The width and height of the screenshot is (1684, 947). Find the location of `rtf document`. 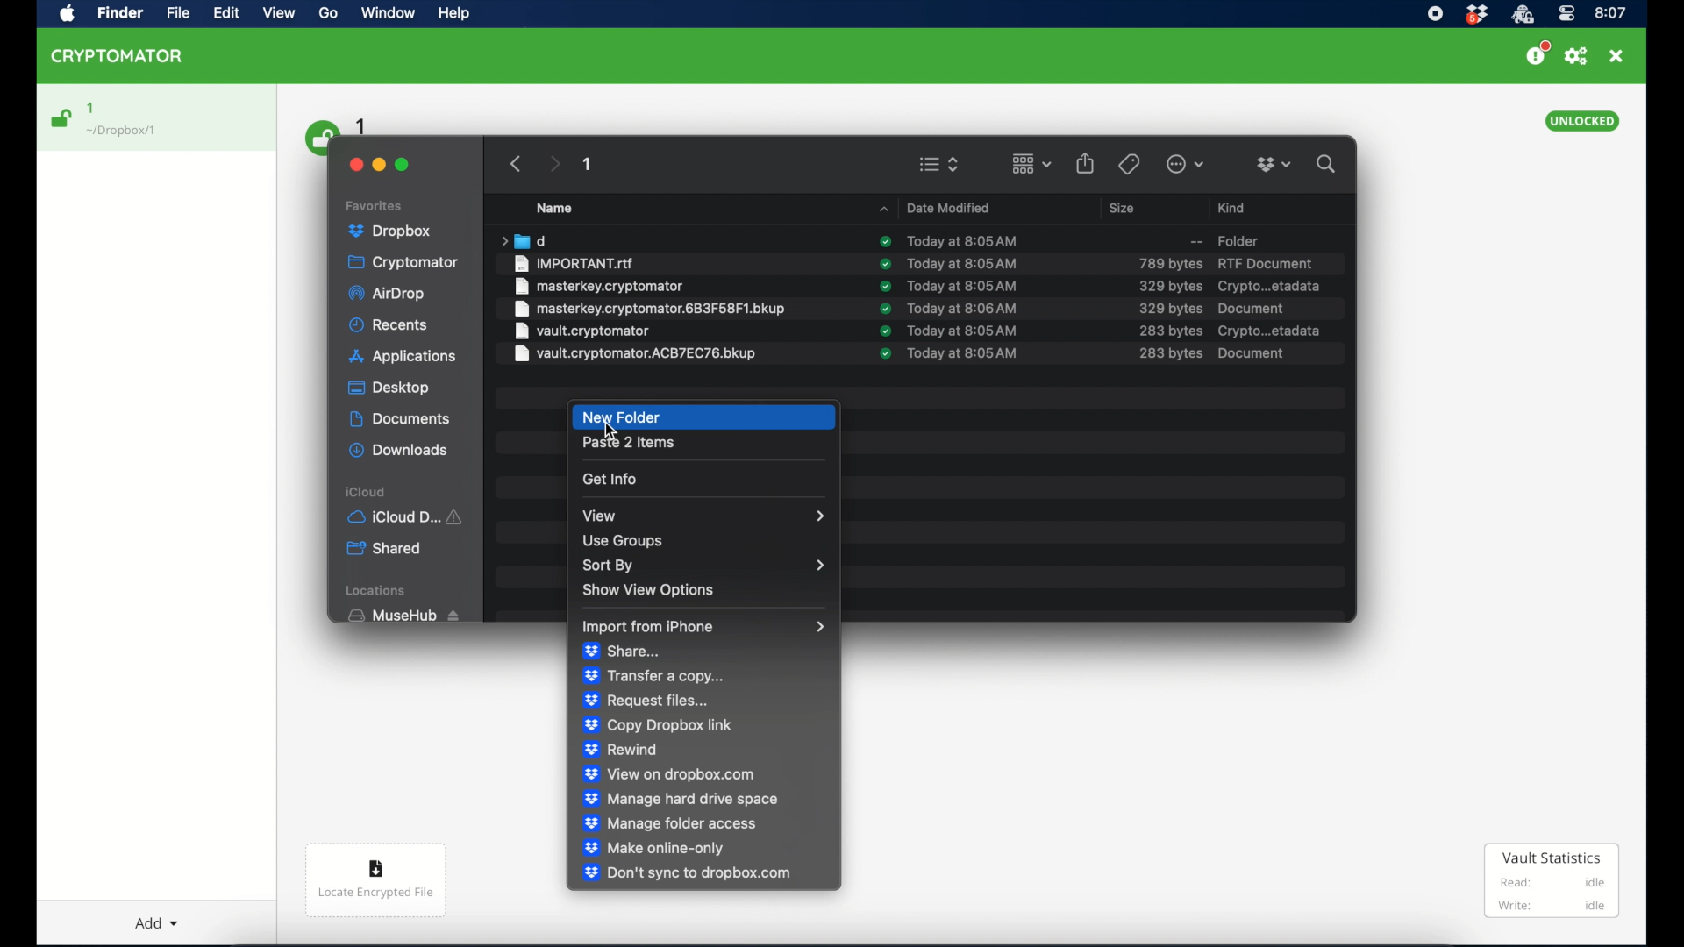

rtf document is located at coordinates (1265, 263).